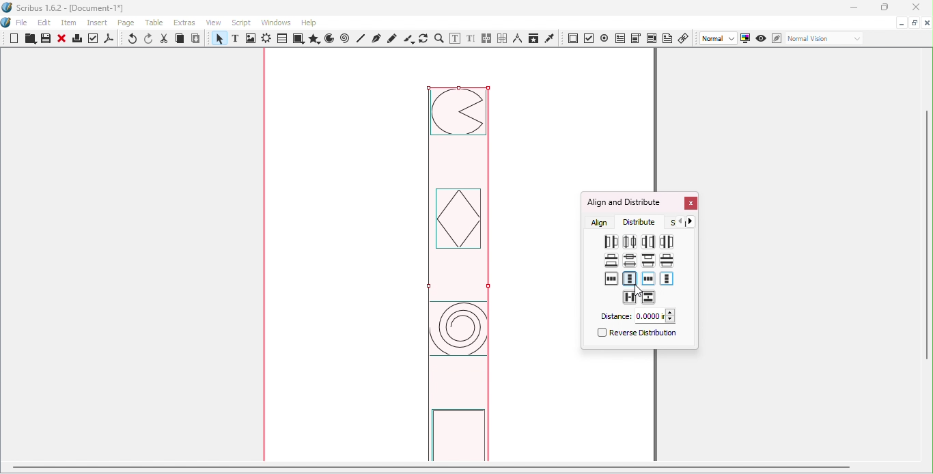  I want to click on Edit in Preview mode, so click(776, 38).